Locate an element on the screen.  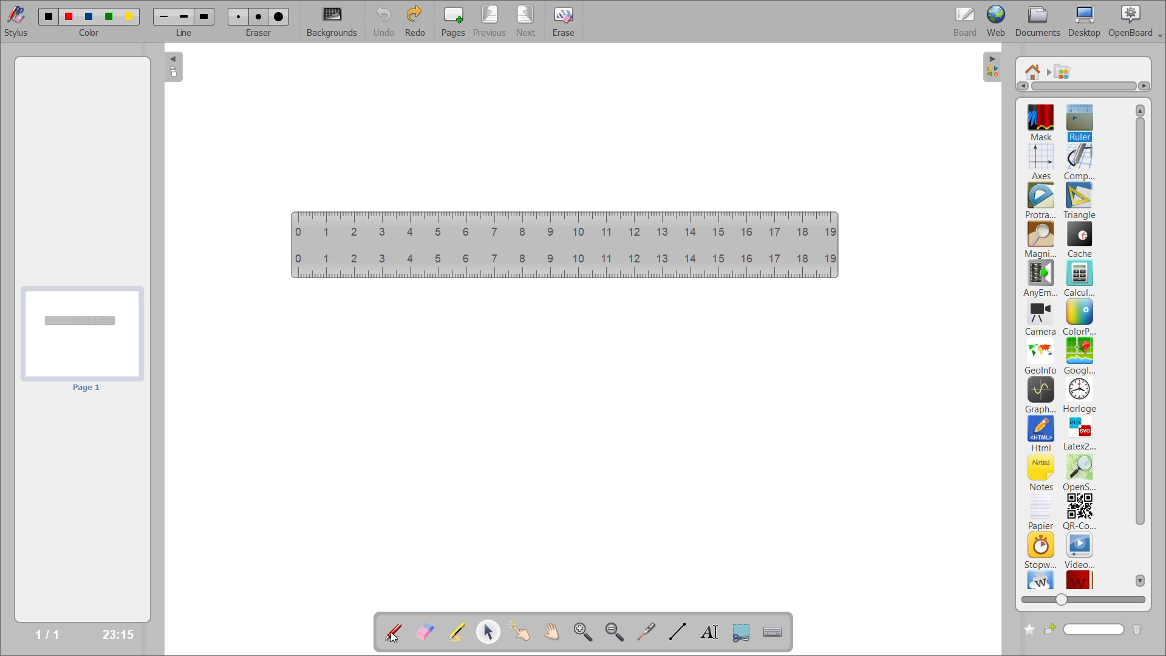
undo is located at coordinates (385, 20).